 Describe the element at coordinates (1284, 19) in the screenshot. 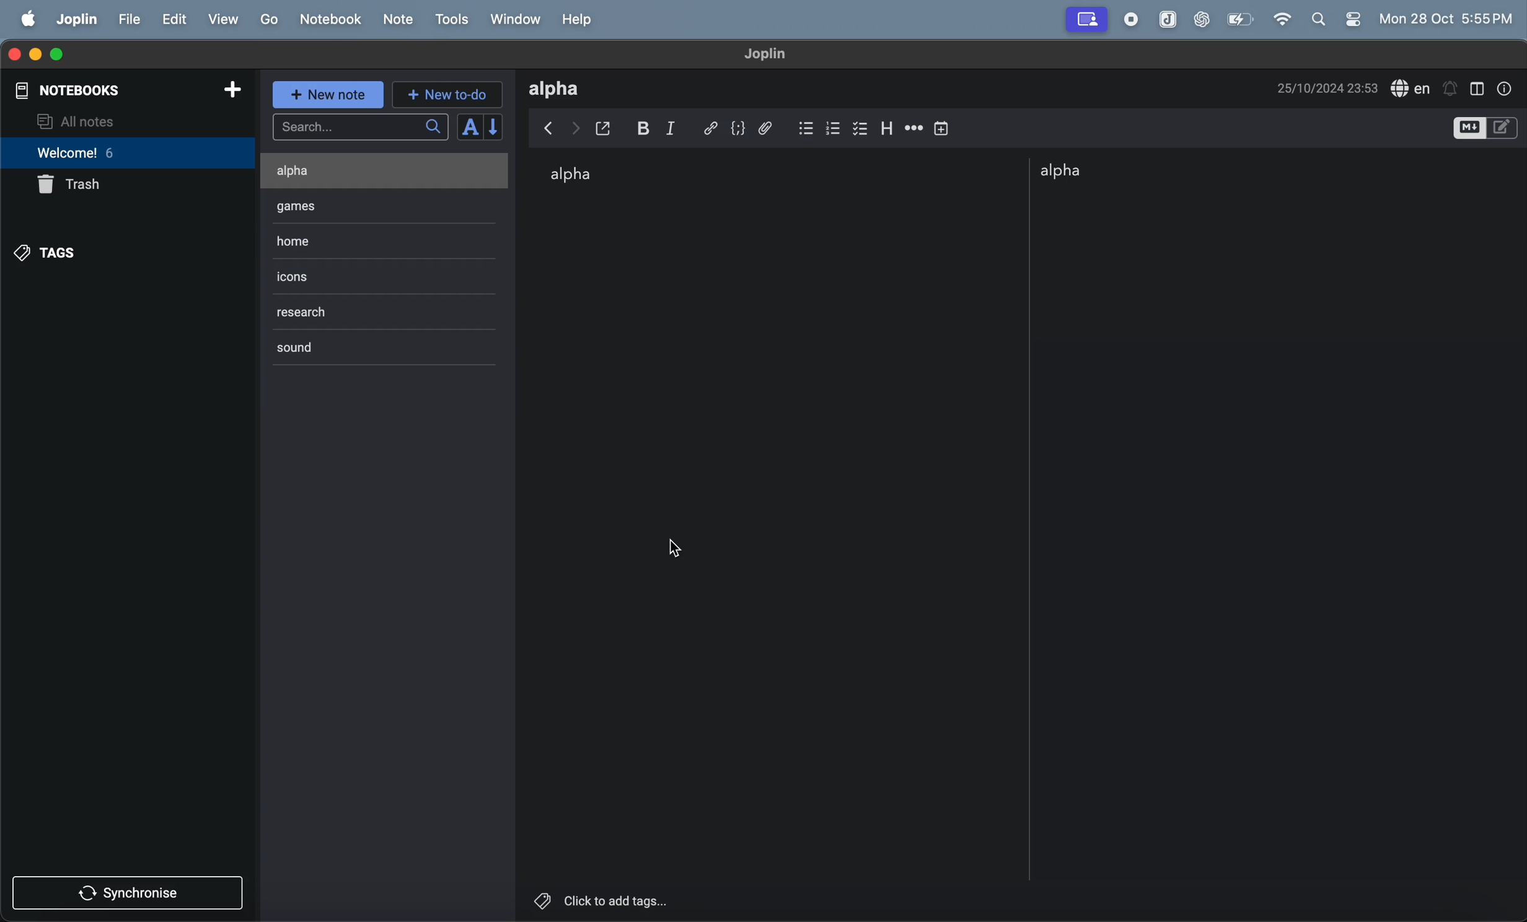

I see `wifi` at that location.